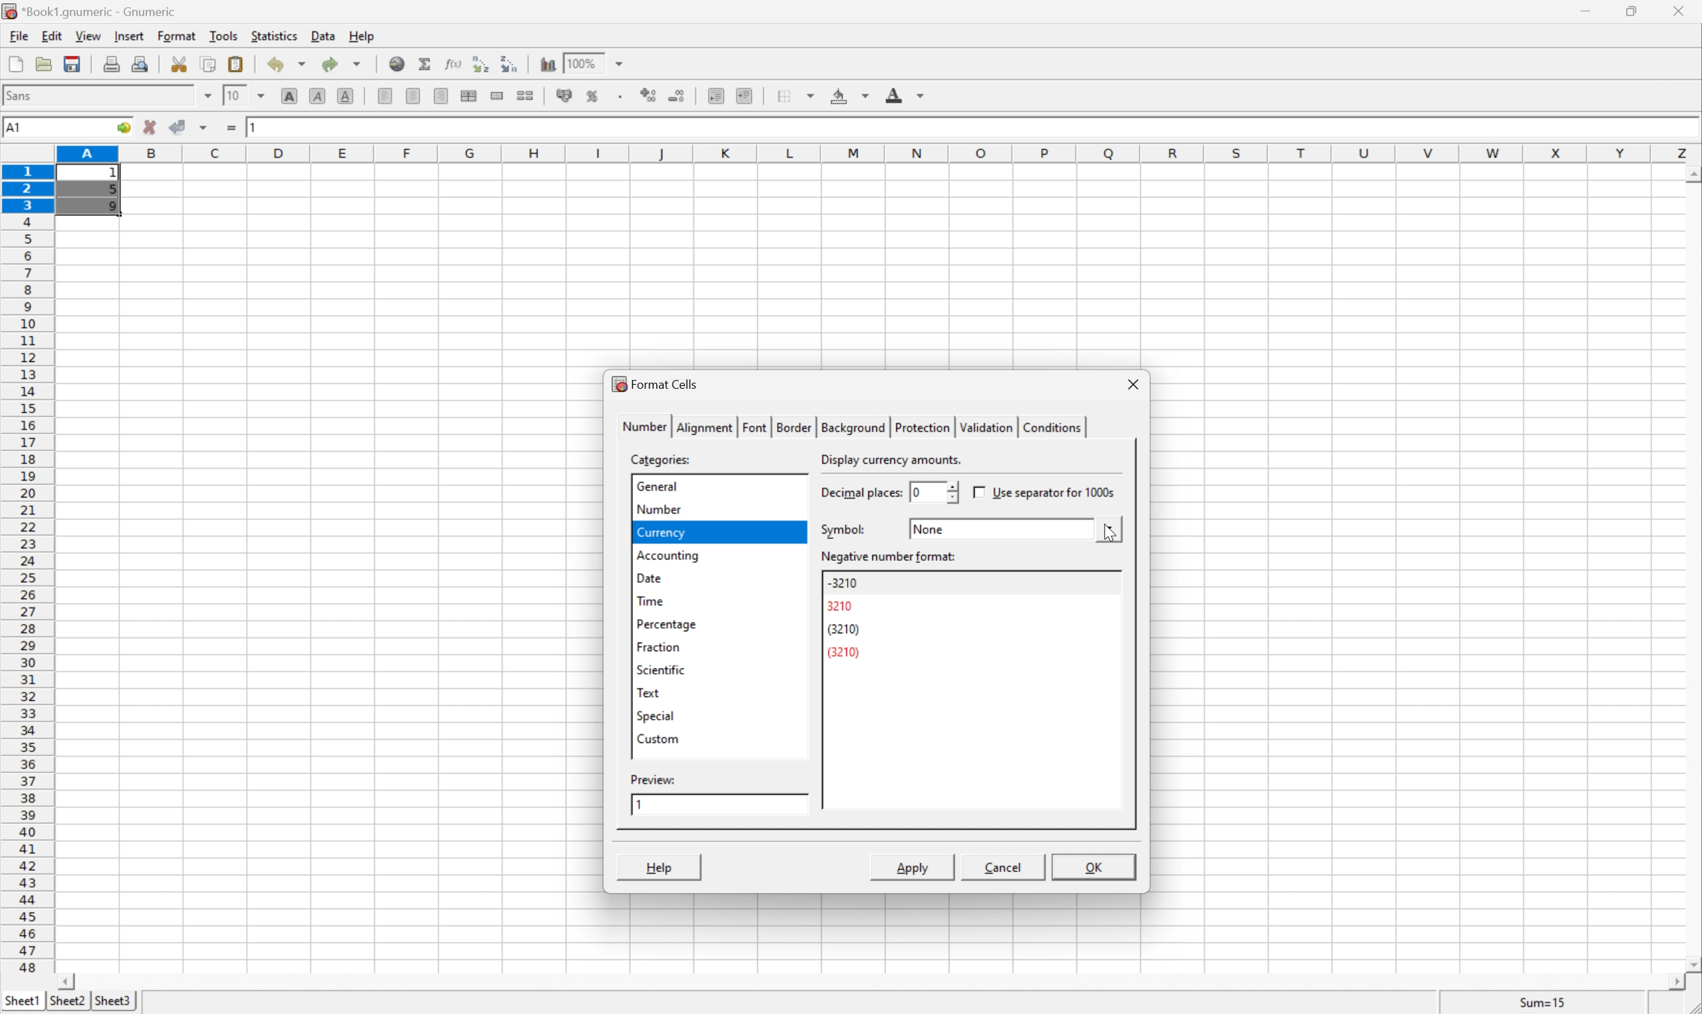  I want to click on split merged ranges of cells, so click(528, 94).